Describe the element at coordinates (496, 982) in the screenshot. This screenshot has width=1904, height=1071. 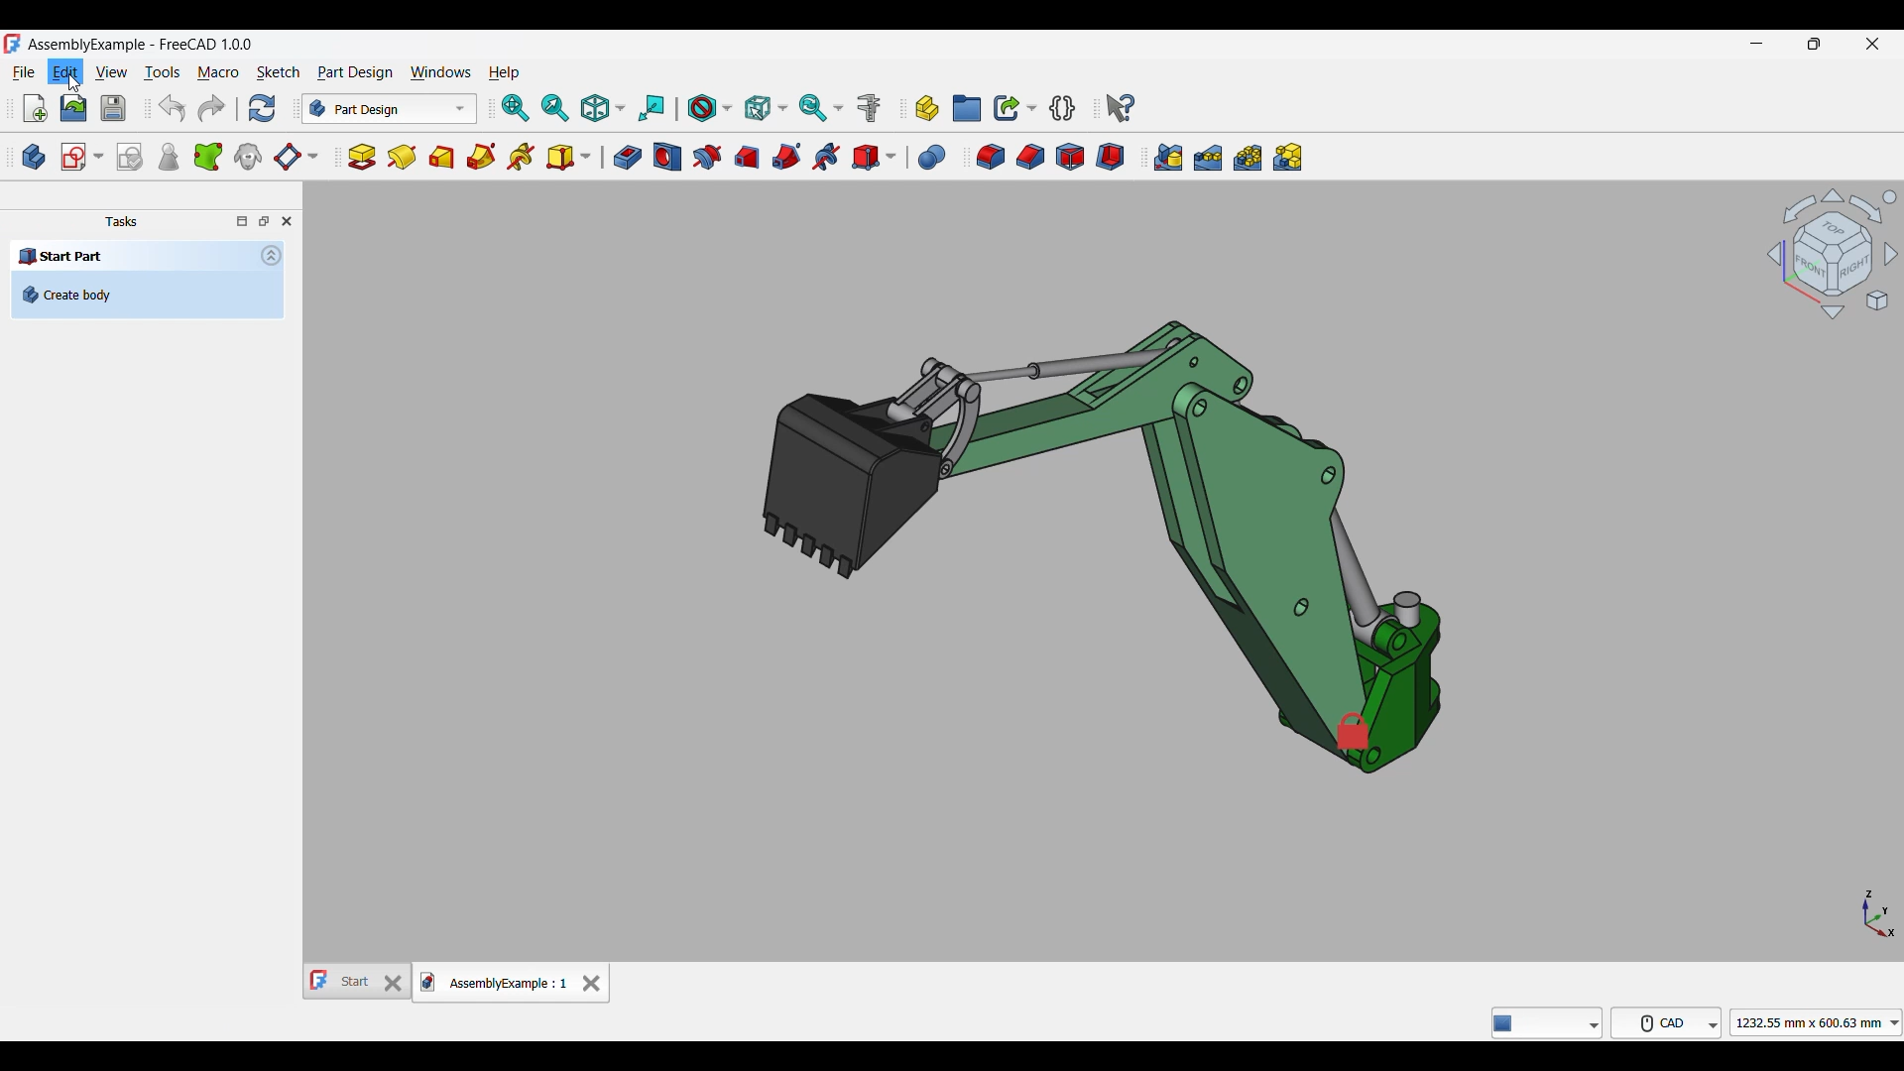
I see `AssemblyExample : 1, current tab highlighted` at that location.